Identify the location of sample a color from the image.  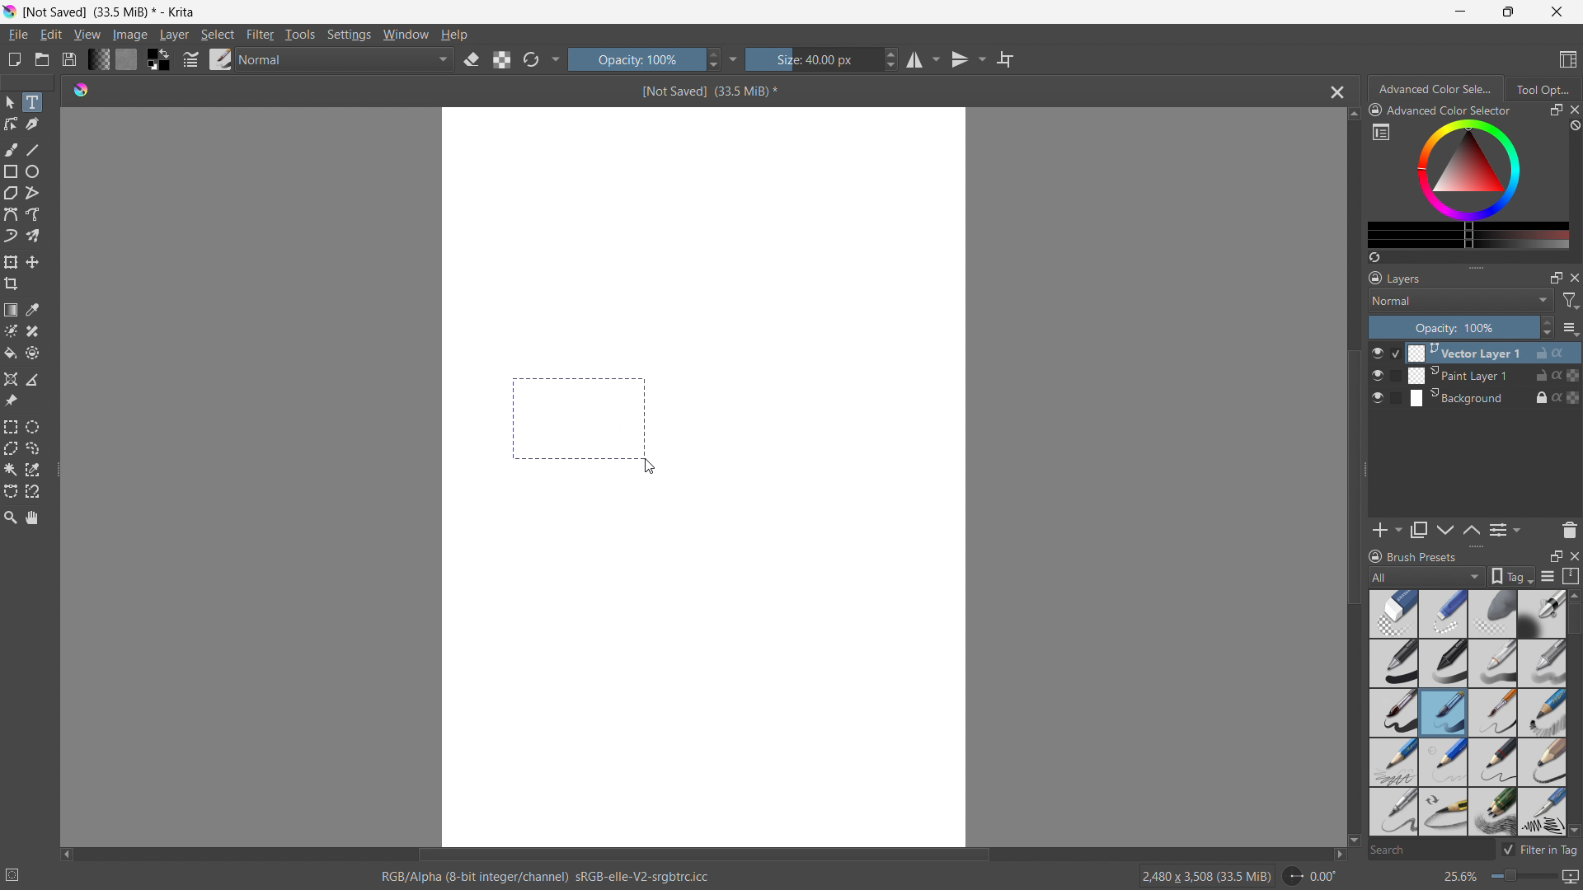
(33, 310).